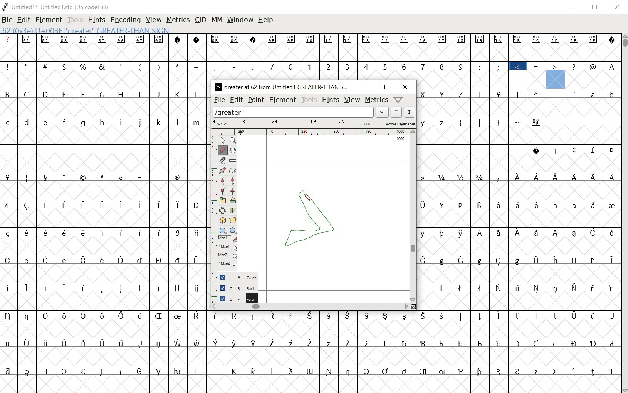 The height and width of the screenshot is (393, 628). I want to click on glyph for a closed angle bracket creation, so click(319, 222).